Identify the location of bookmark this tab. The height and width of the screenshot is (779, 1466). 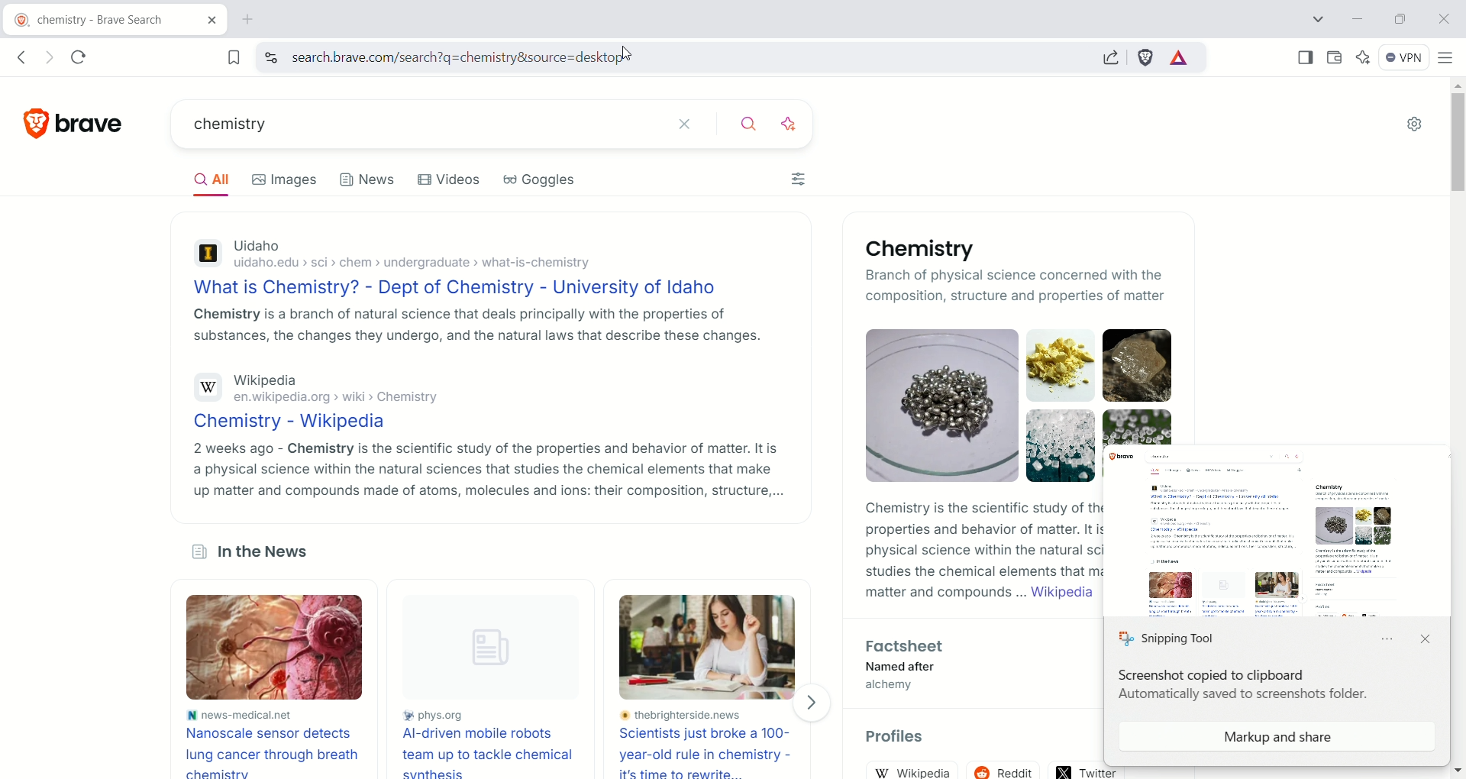
(234, 57).